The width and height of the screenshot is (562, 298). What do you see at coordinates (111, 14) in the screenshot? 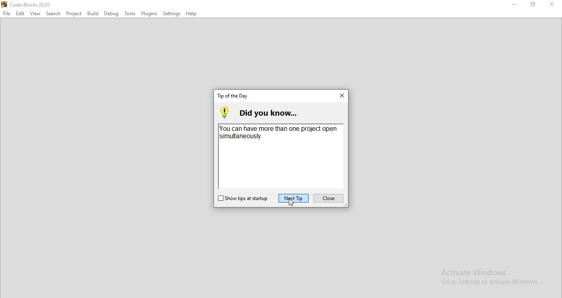
I see `Debug ` at bounding box center [111, 14].